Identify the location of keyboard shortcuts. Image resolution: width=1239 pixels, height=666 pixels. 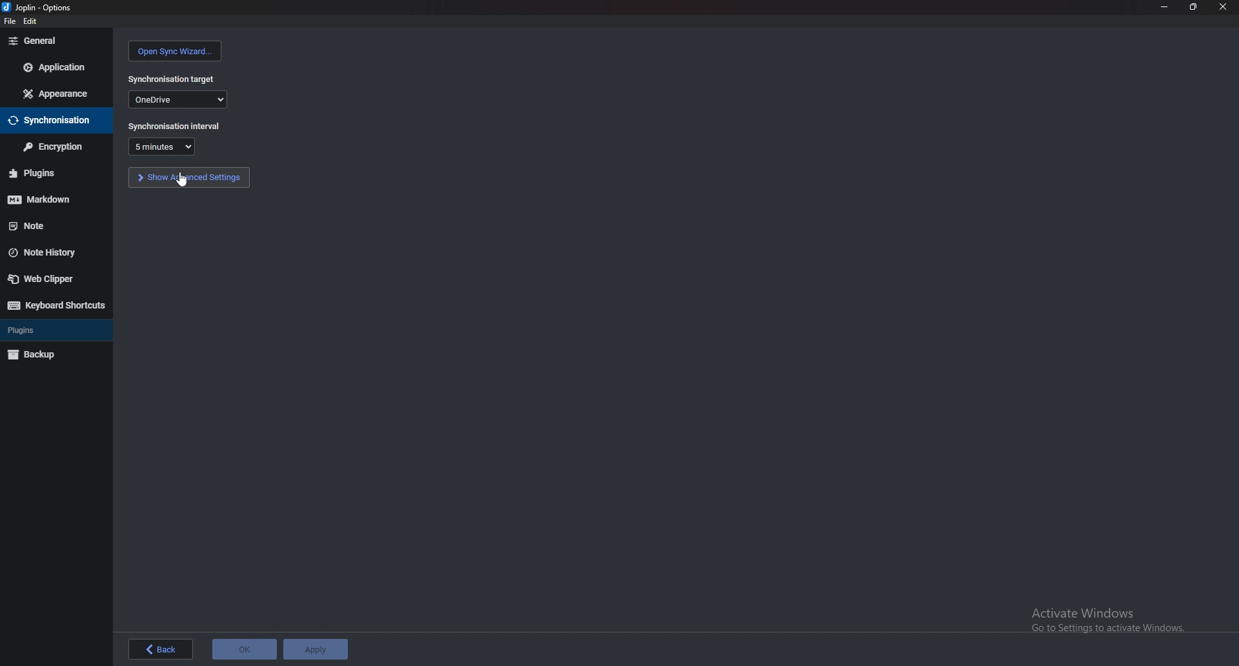
(55, 305).